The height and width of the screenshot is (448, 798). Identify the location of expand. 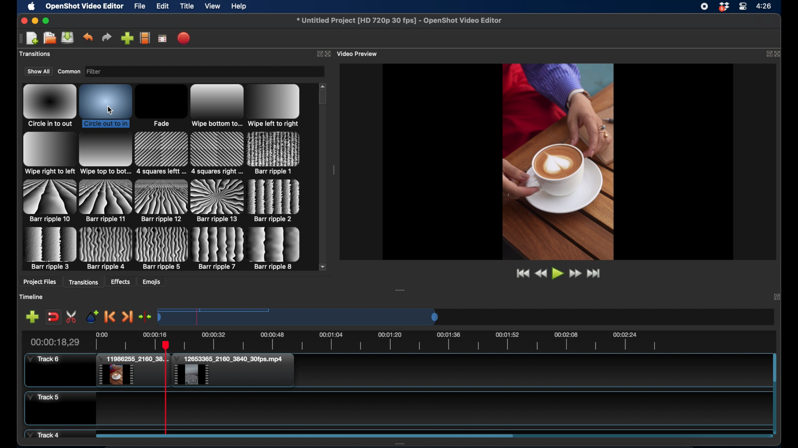
(318, 54).